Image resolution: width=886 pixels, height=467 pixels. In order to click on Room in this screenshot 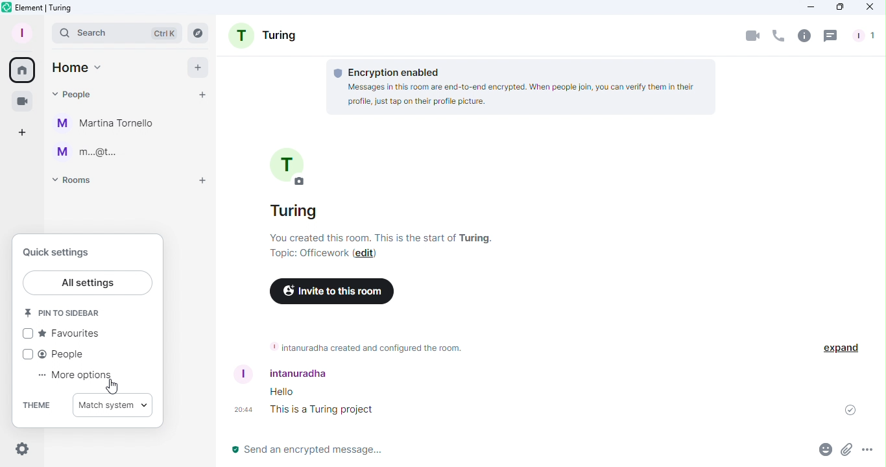, I will do `click(265, 37)`.